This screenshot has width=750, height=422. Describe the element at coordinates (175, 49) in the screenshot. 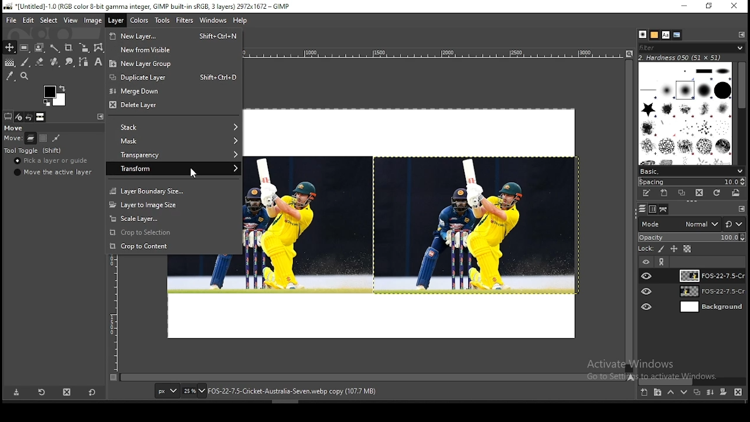

I see `new from visible` at that location.